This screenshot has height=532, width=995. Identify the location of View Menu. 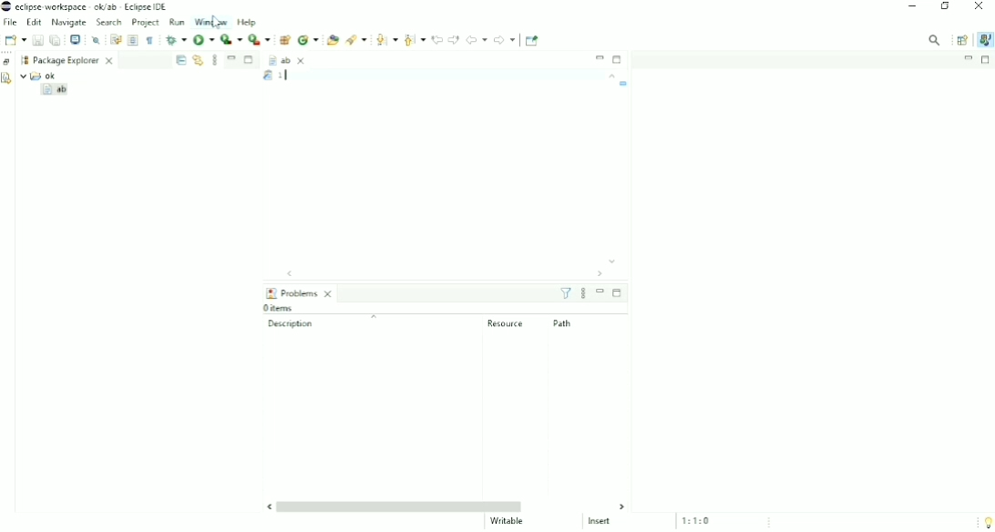
(583, 293).